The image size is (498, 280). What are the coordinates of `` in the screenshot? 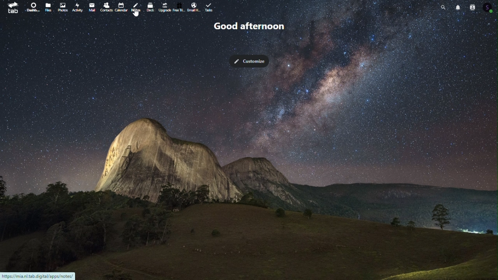 It's located at (91, 6).